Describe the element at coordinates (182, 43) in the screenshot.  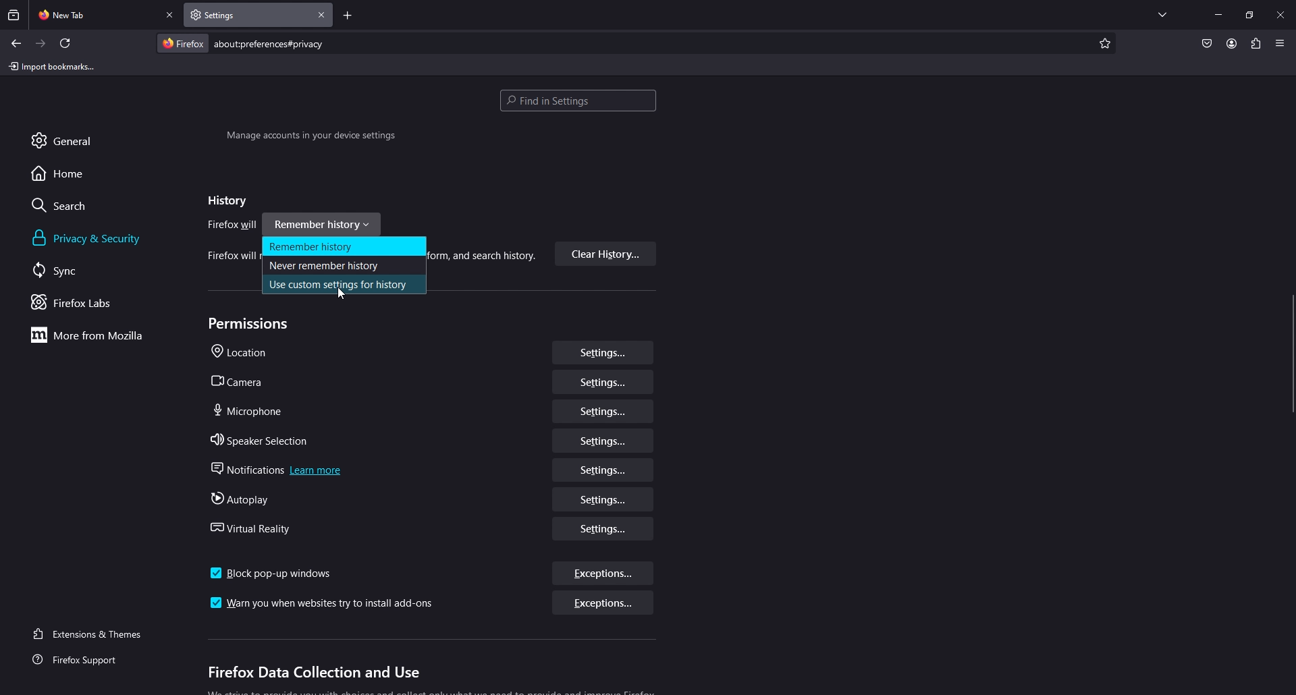
I see `firefox logo` at that location.